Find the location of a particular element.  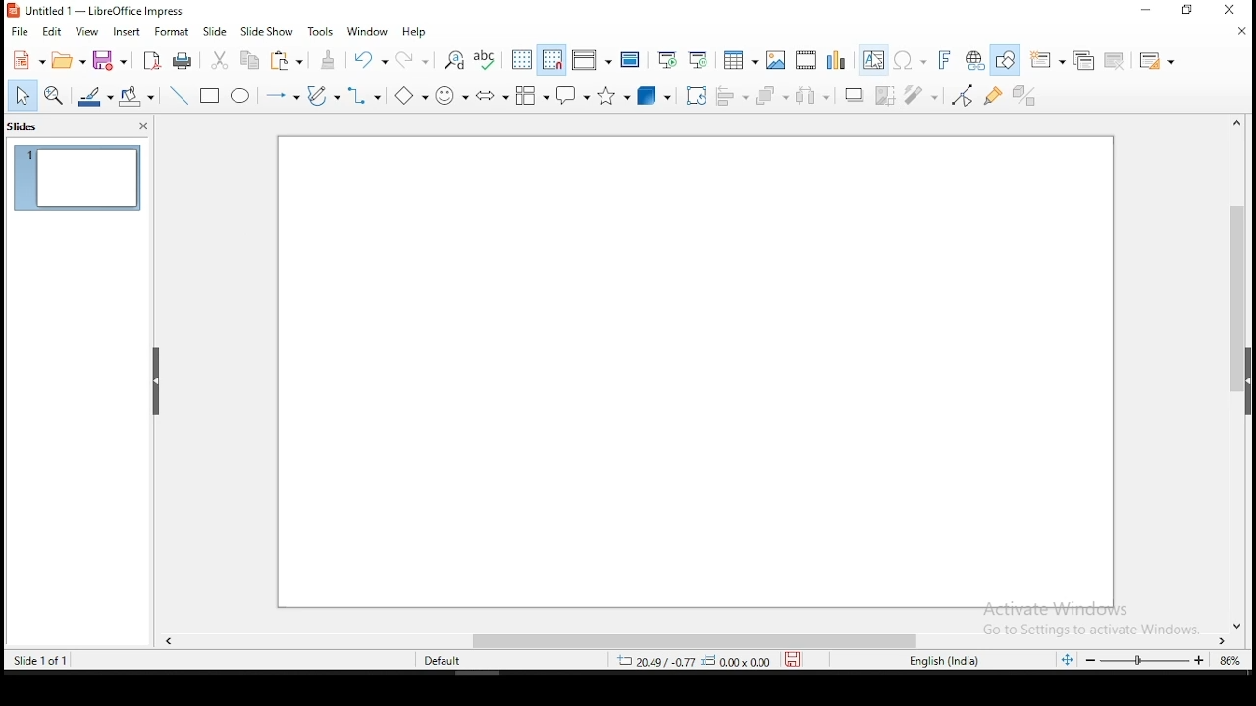

lines and arrows is located at coordinates (283, 95).